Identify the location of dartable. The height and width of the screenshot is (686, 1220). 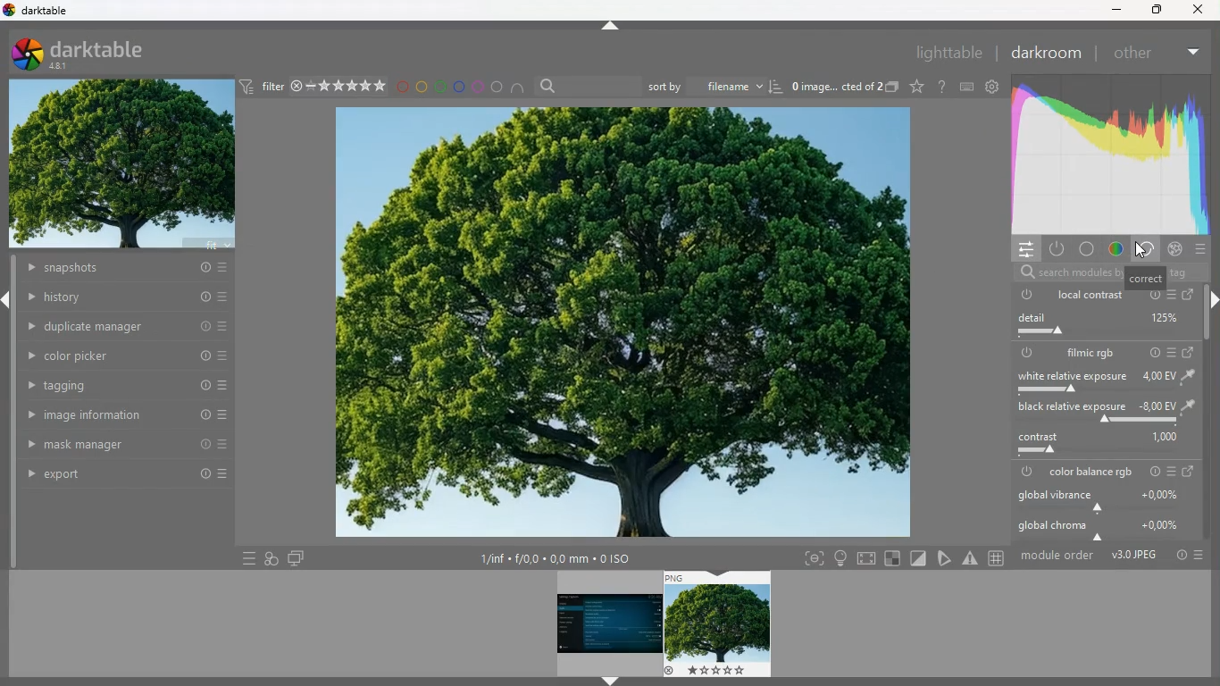
(38, 11).